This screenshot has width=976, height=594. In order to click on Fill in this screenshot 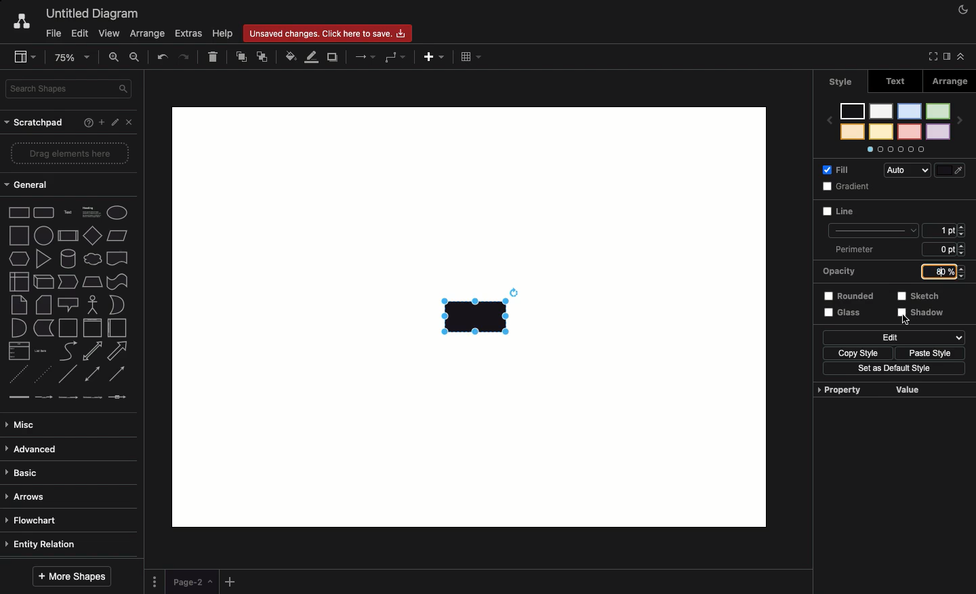, I will do `click(837, 170)`.